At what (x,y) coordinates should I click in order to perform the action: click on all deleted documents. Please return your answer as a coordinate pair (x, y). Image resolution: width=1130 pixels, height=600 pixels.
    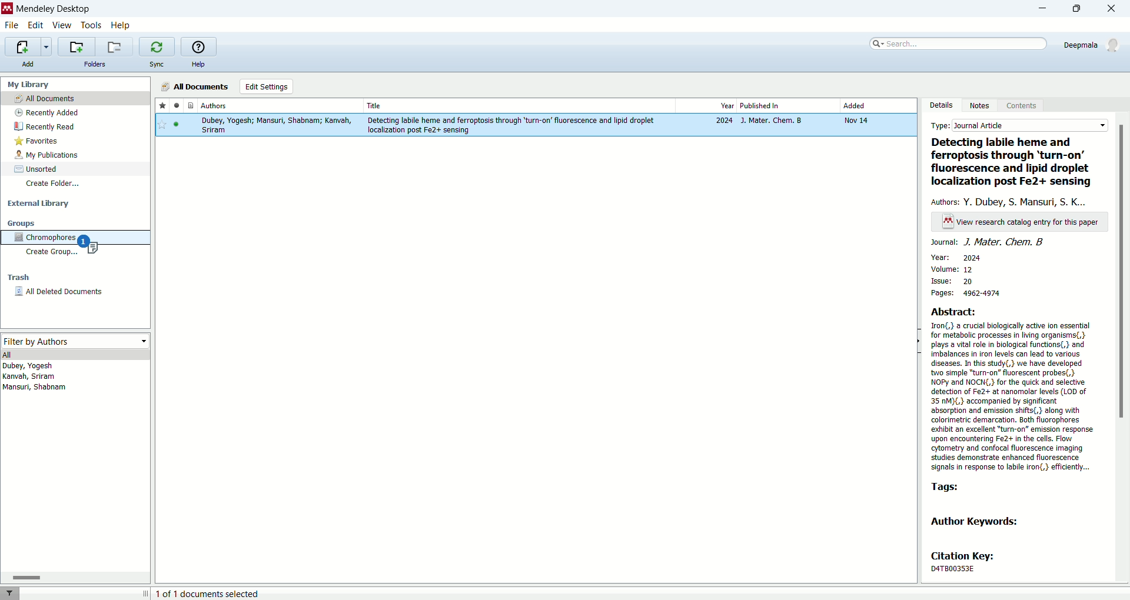
    Looking at the image, I should click on (71, 295).